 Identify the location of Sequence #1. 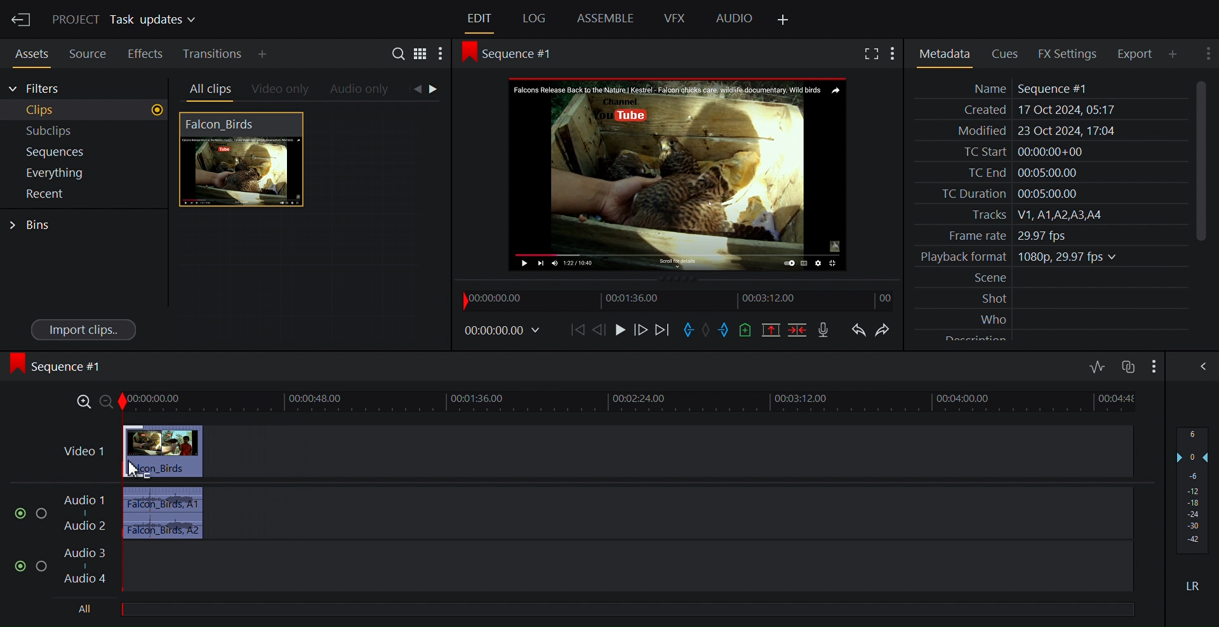
(60, 366).